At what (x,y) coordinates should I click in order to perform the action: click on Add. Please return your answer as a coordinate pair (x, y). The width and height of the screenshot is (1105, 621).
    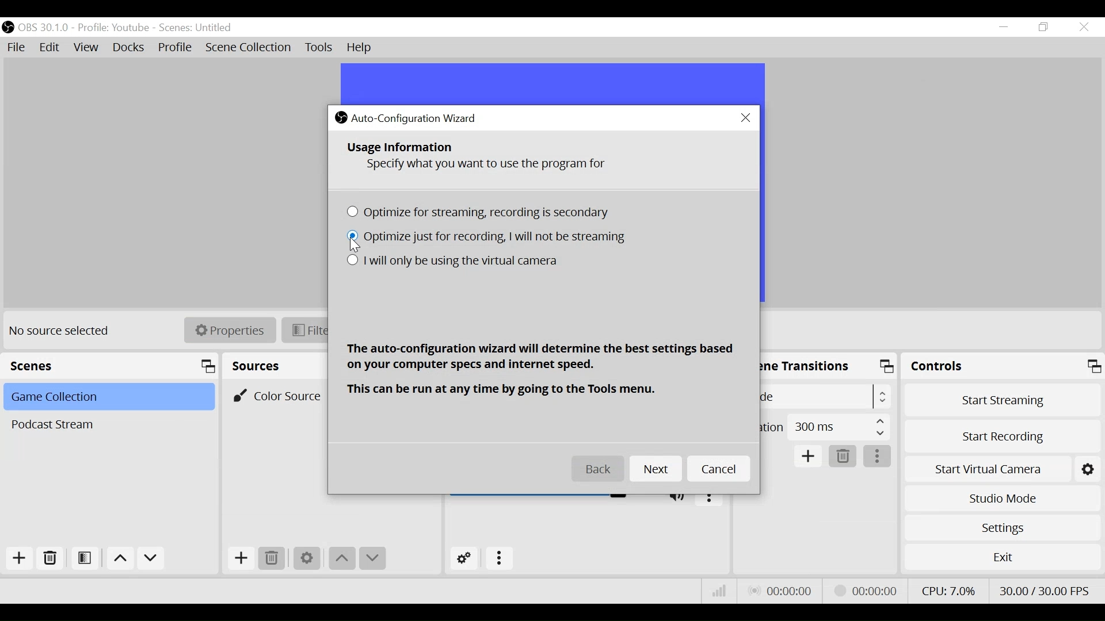
    Looking at the image, I should click on (19, 558).